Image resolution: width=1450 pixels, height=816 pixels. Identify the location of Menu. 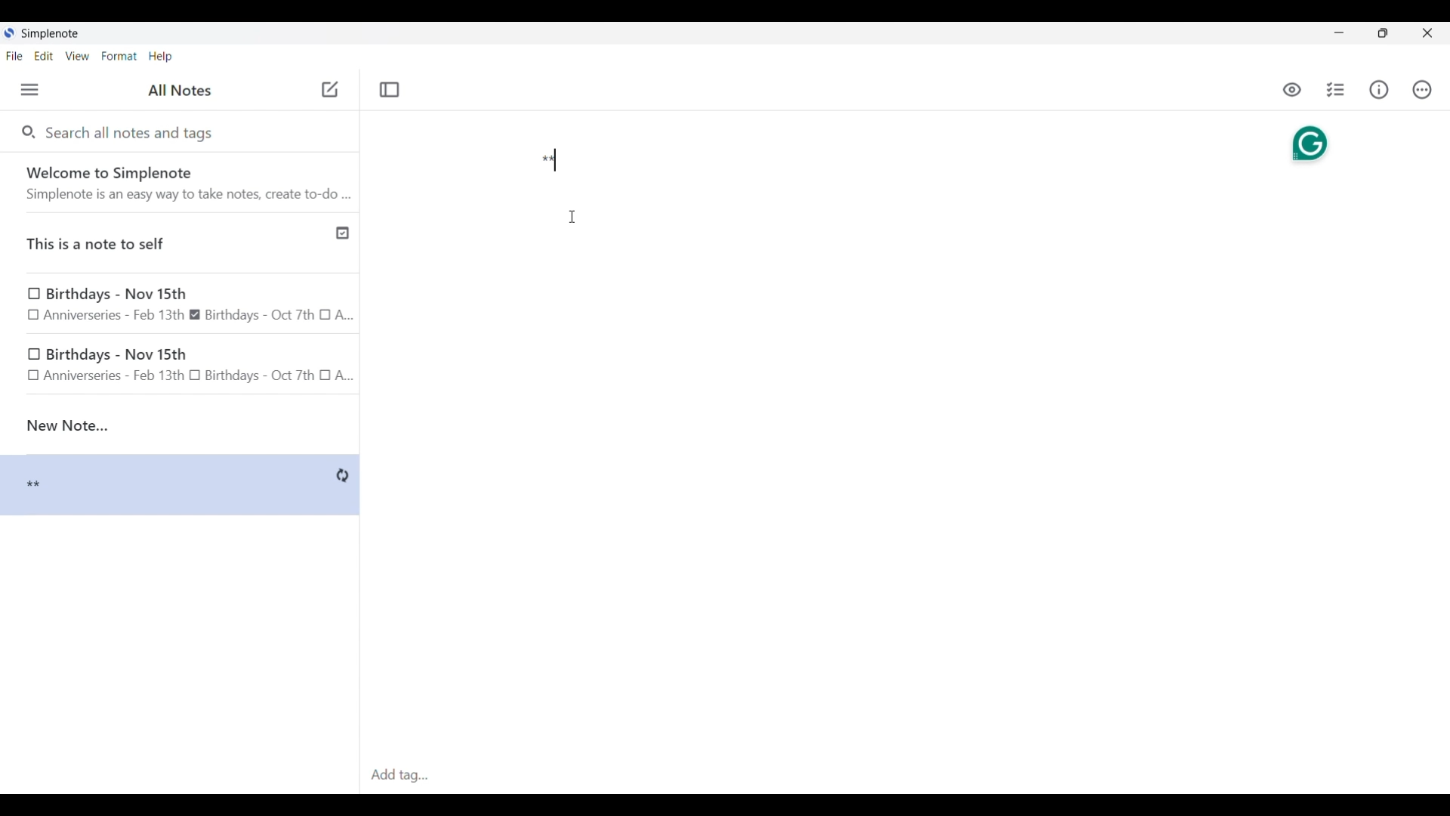
(29, 89).